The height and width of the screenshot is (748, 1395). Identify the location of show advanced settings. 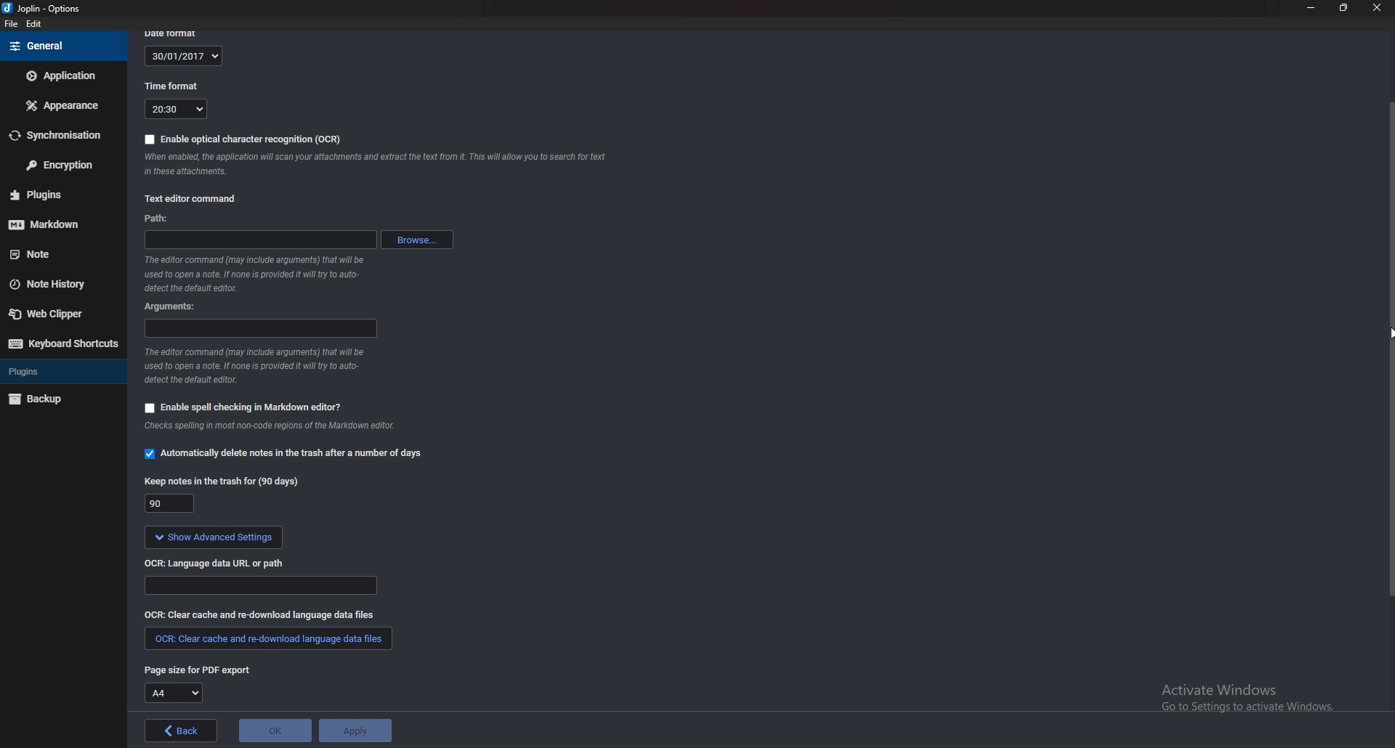
(212, 539).